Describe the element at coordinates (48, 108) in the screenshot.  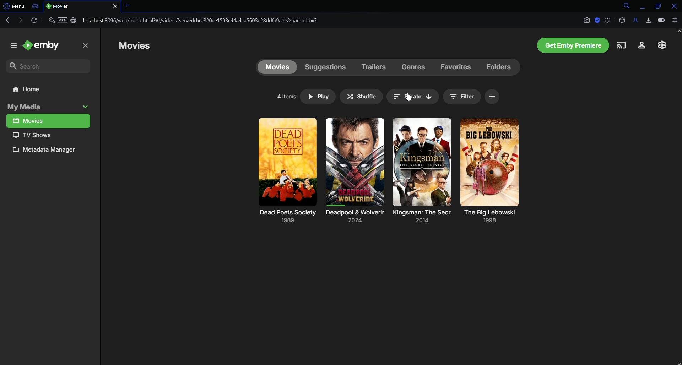
I see `My media` at that location.